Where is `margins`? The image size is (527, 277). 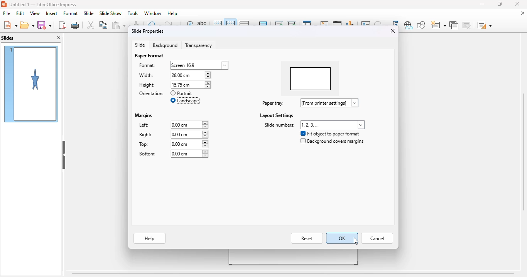 margins is located at coordinates (144, 115).